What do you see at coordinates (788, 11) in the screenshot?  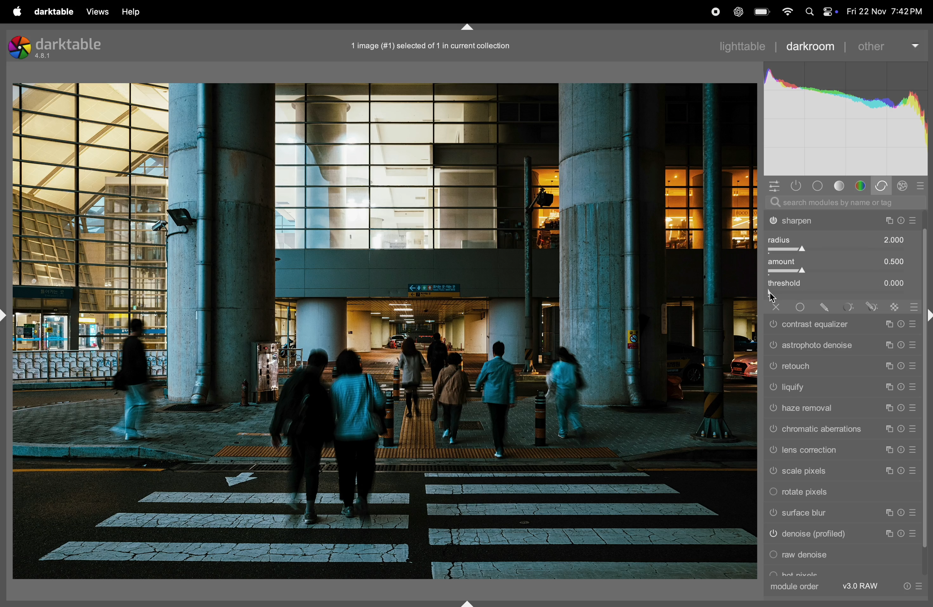 I see `wifi` at bounding box center [788, 11].